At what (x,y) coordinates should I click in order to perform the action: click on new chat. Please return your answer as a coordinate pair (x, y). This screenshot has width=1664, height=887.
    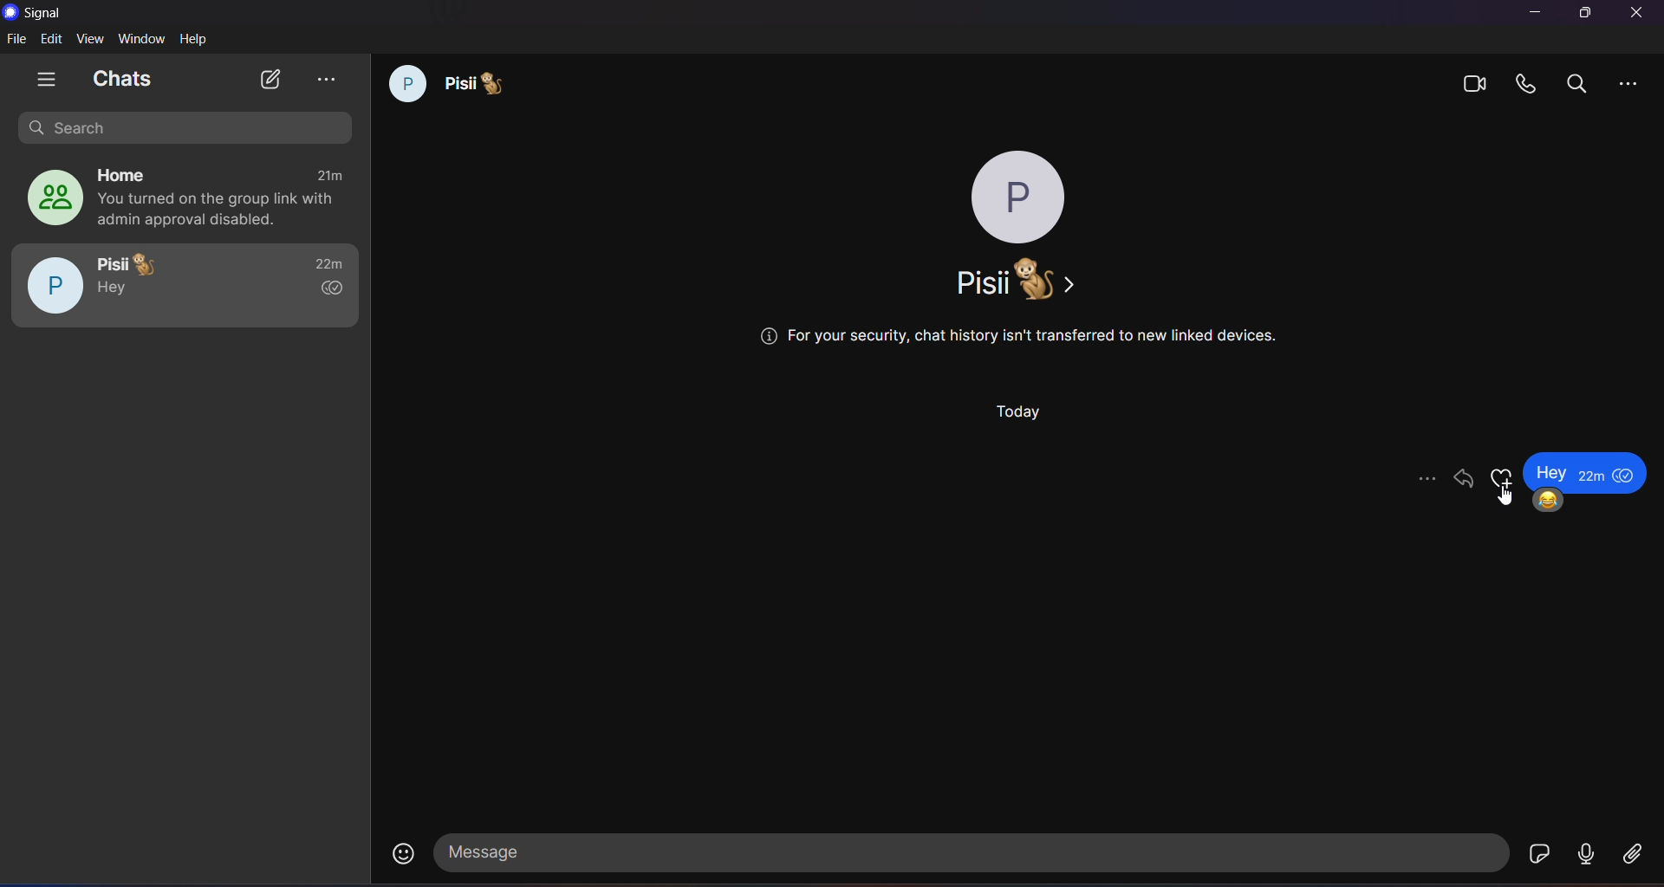
    Looking at the image, I should click on (270, 79).